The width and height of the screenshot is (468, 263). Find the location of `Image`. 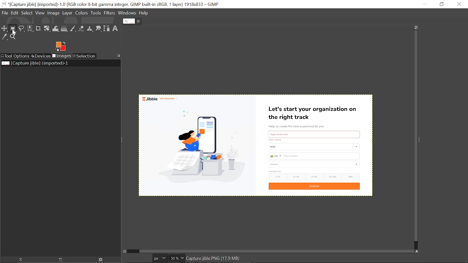

Image is located at coordinates (53, 14).